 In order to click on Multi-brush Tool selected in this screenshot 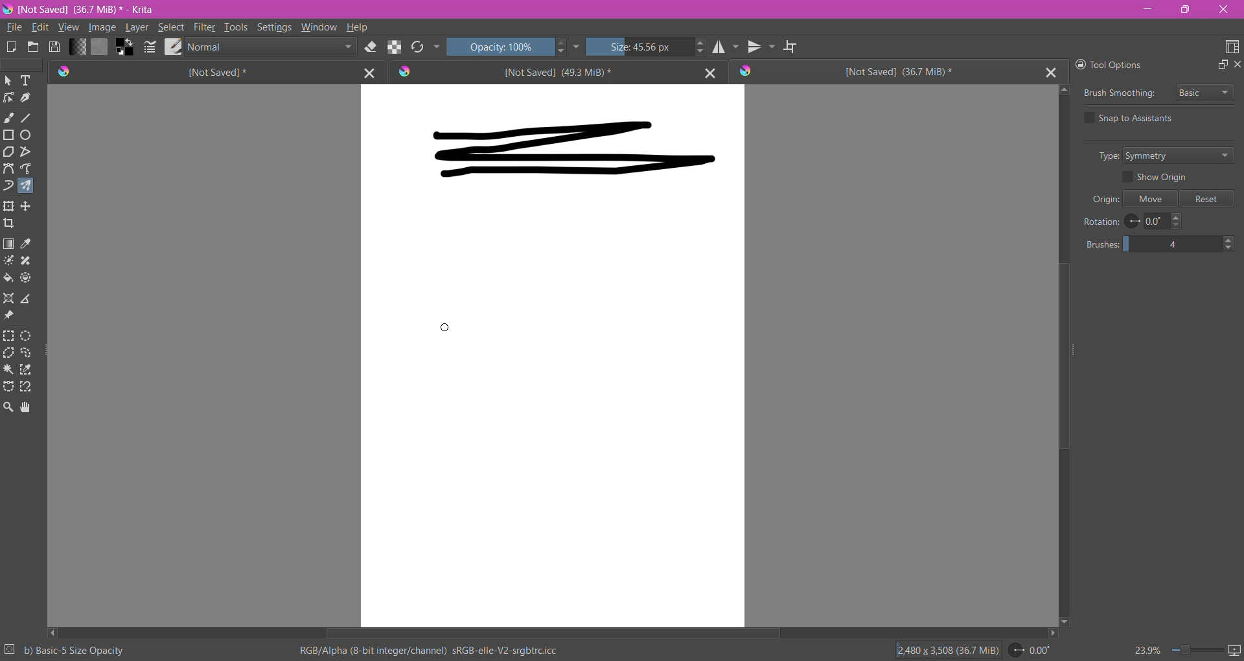, I will do `click(24, 187)`.